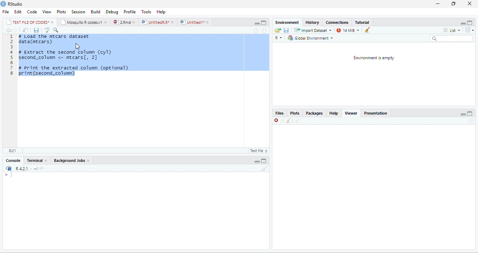 The width and height of the screenshot is (478, 253). I want to click on save , so click(287, 30).